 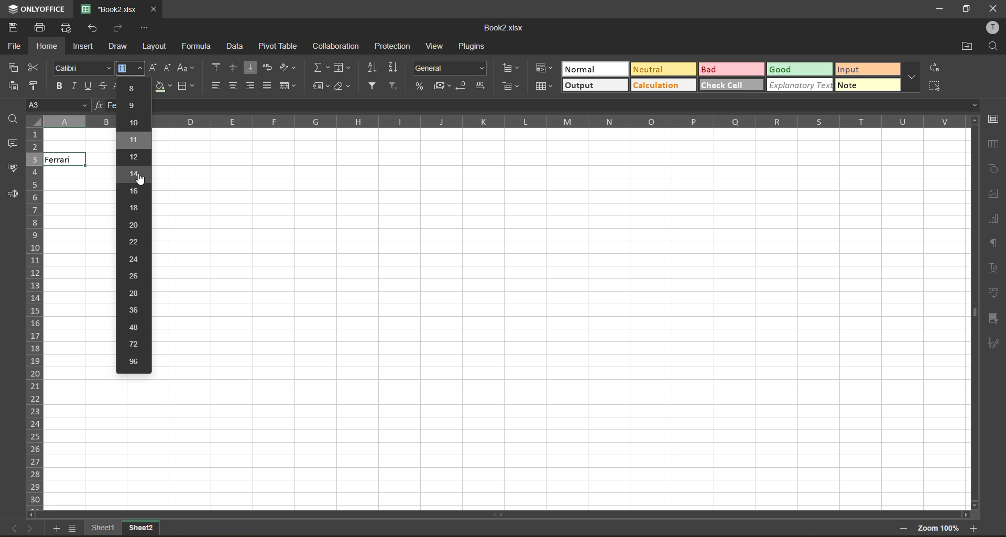 What do you see at coordinates (14, 85) in the screenshot?
I see `paste` at bounding box center [14, 85].